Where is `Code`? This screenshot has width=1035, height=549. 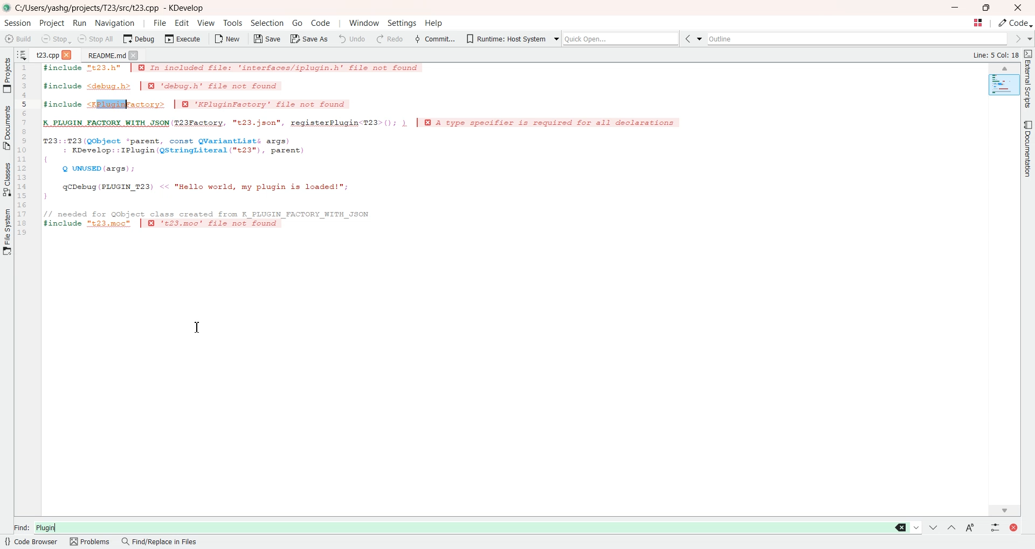 Code is located at coordinates (320, 23).